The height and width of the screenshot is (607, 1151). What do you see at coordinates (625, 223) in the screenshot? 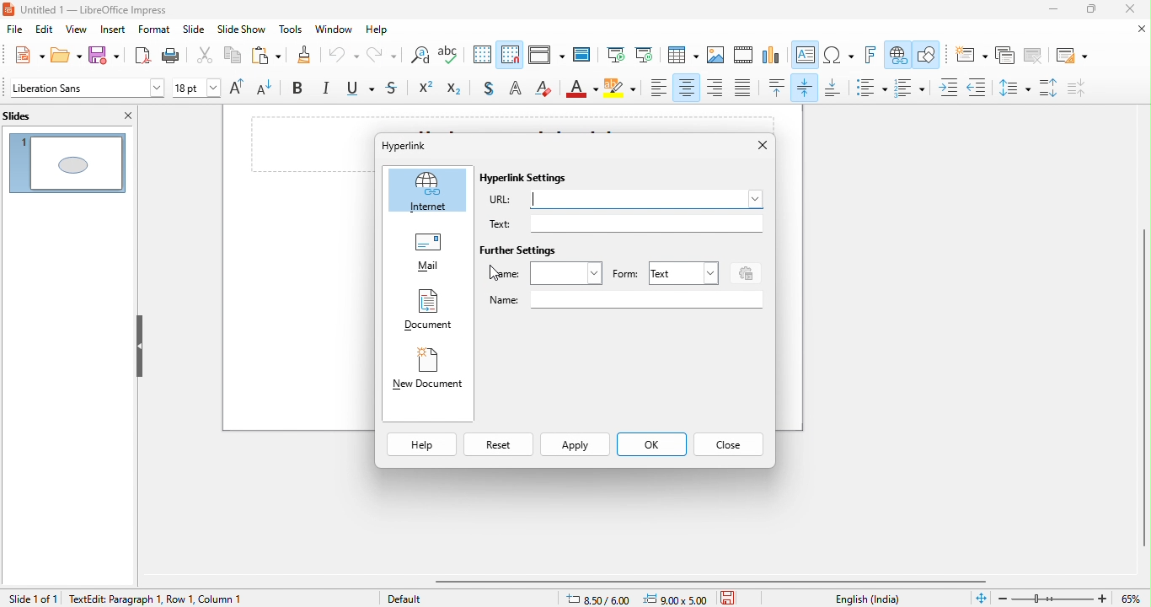
I see `text` at bounding box center [625, 223].